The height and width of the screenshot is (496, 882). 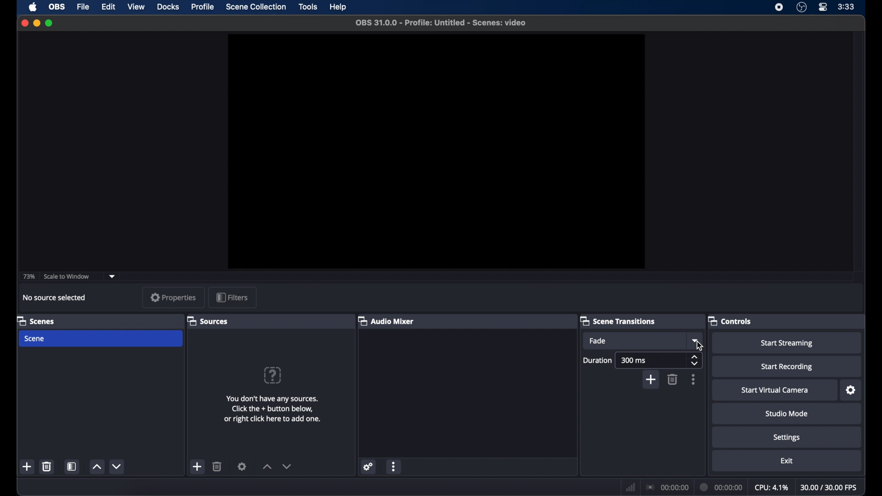 I want to click on settings, so click(x=851, y=391).